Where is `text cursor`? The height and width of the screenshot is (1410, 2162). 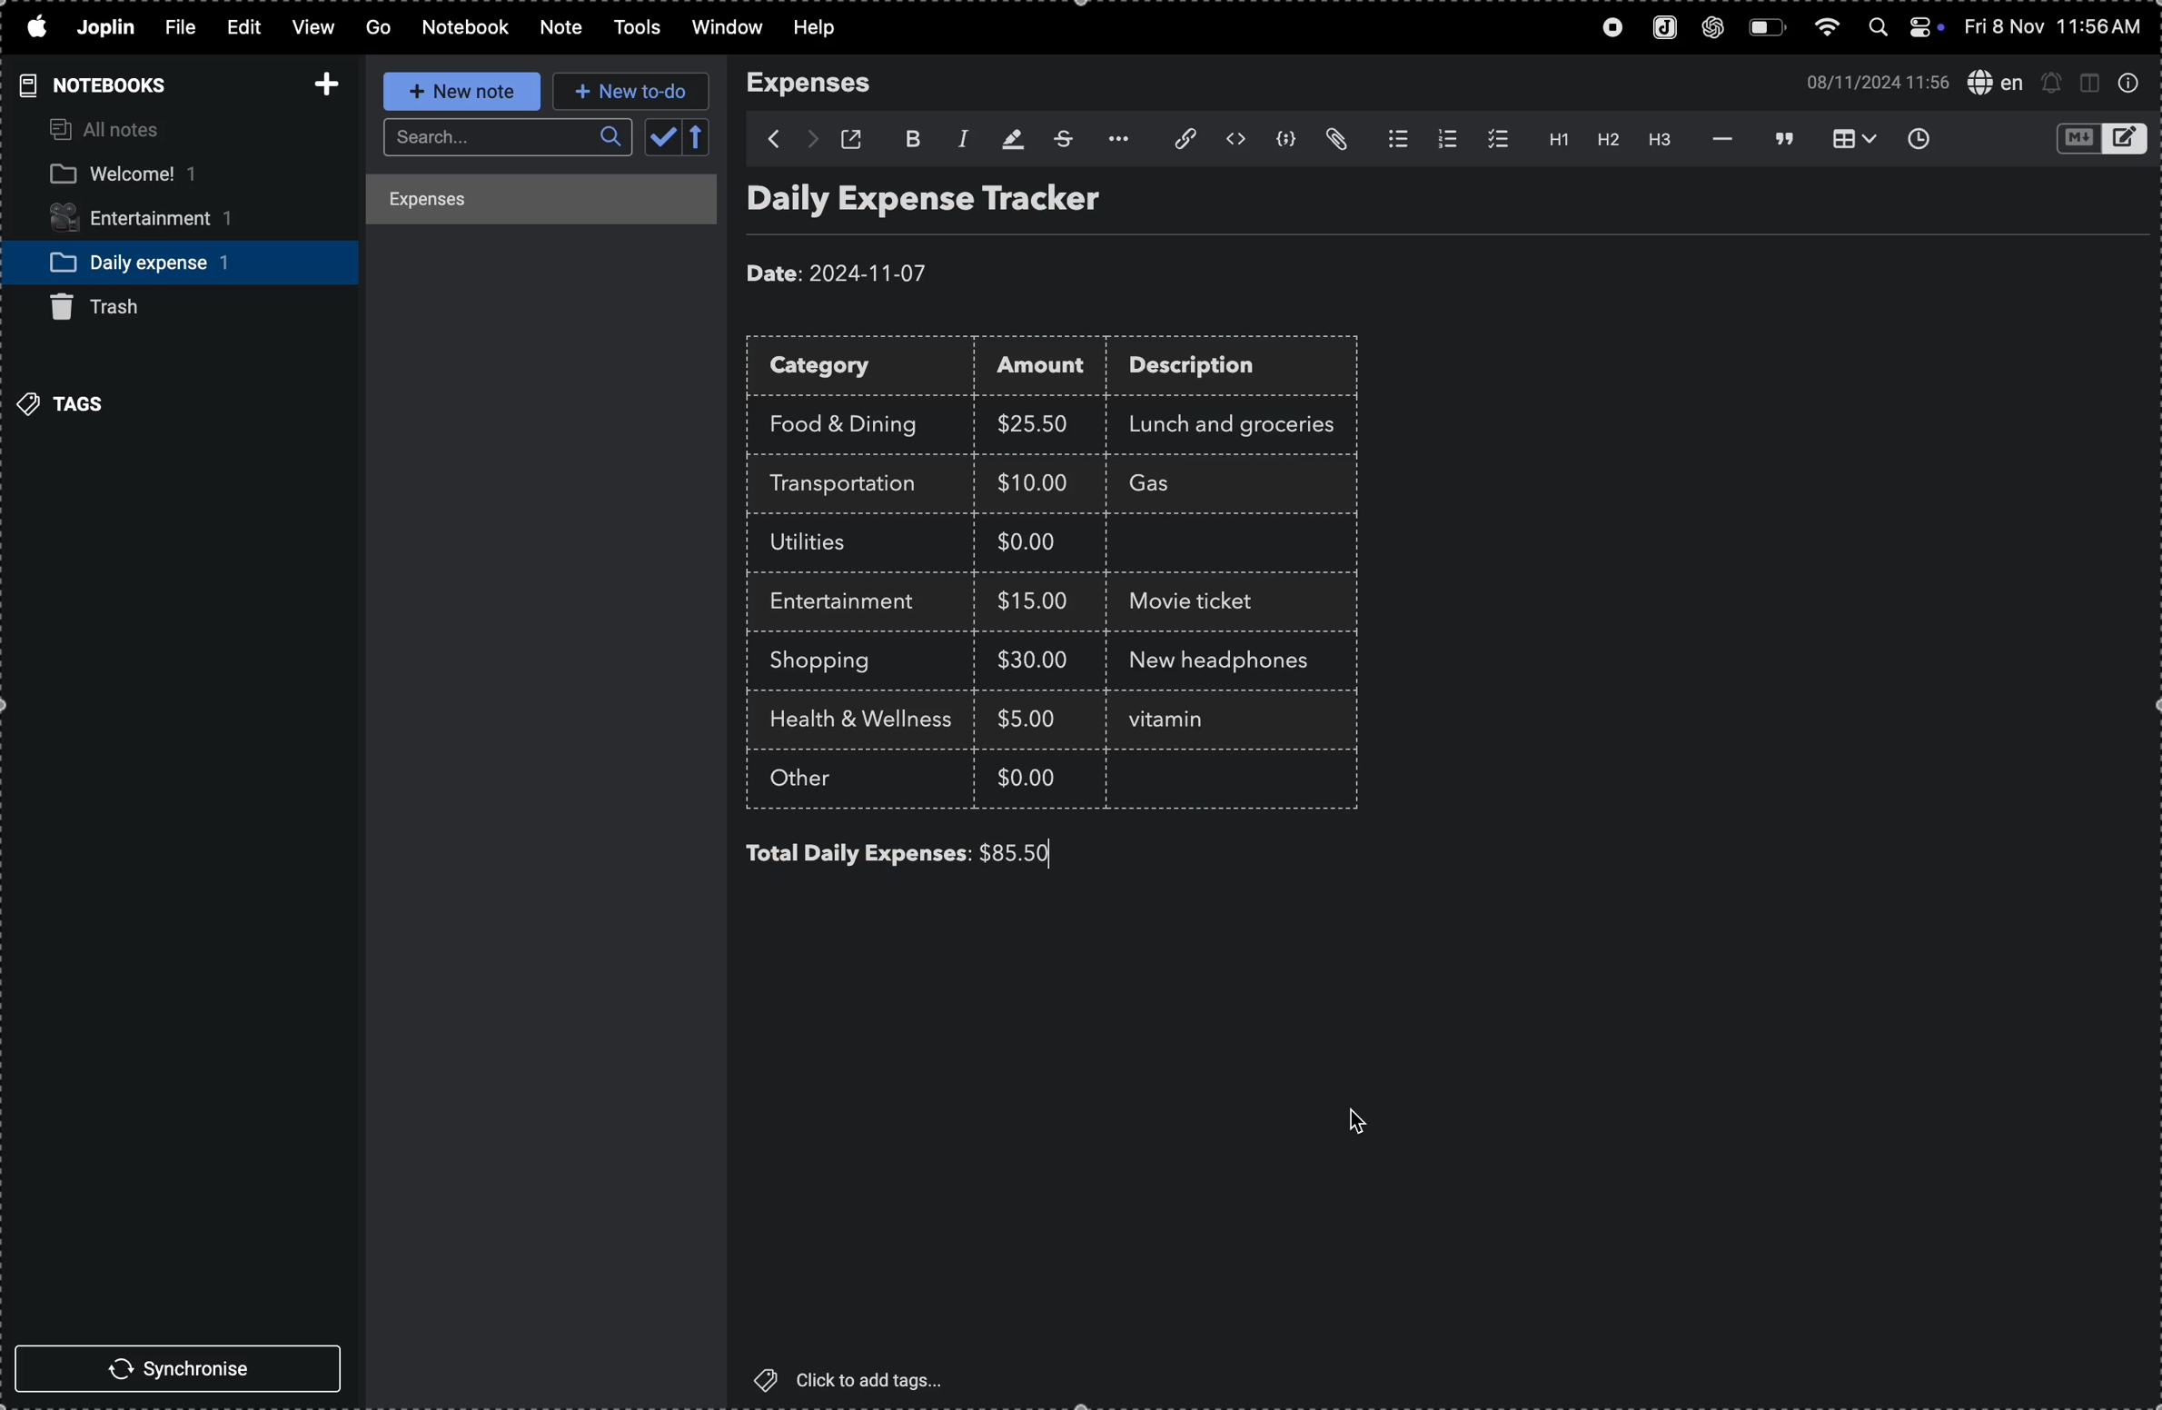 text cursor is located at coordinates (1210, 724).